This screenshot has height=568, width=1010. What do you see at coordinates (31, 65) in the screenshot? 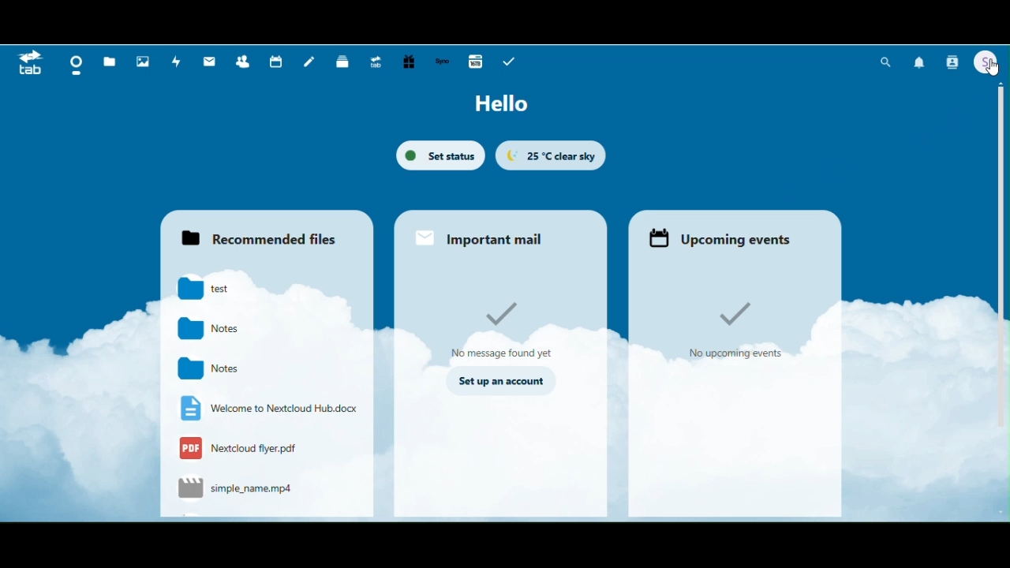
I see `tab` at bounding box center [31, 65].